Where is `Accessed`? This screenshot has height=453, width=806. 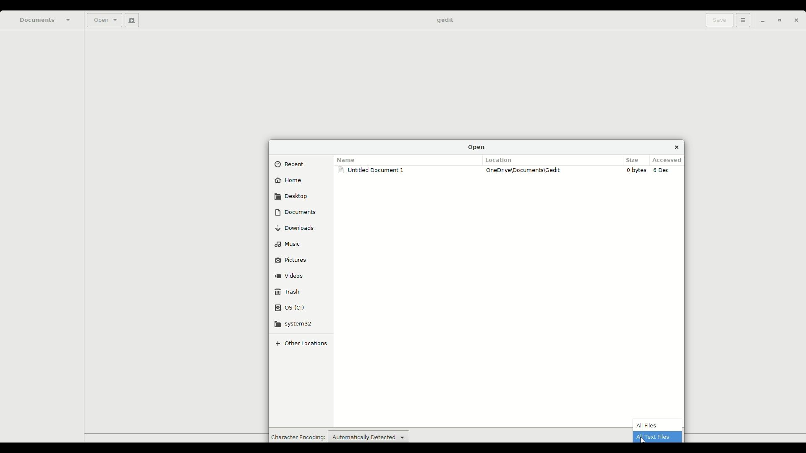
Accessed is located at coordinates (669, 161).